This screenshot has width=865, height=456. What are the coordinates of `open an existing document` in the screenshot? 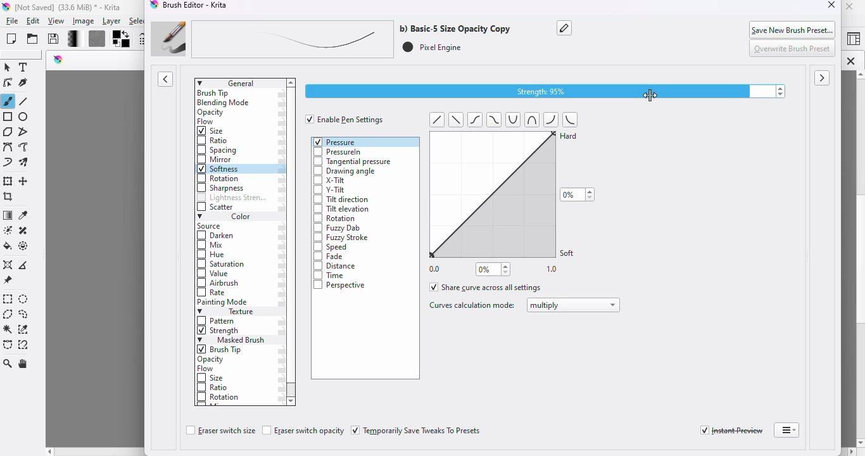 It's located at (33, 39).